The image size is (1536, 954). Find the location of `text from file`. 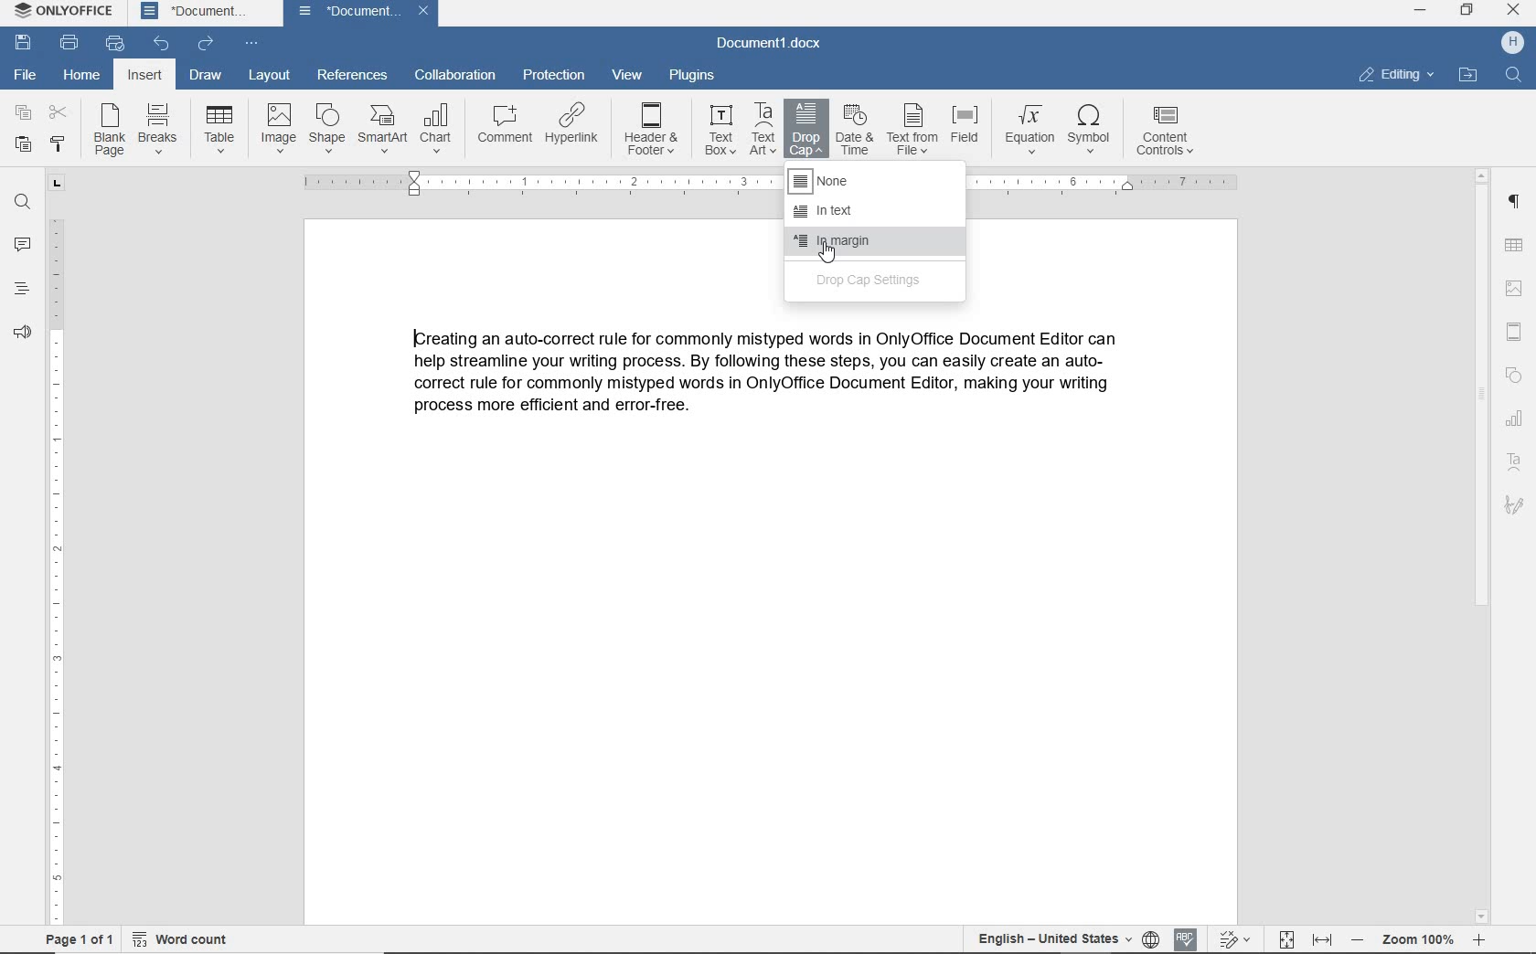

text from file is located at coordinates (913, 130).